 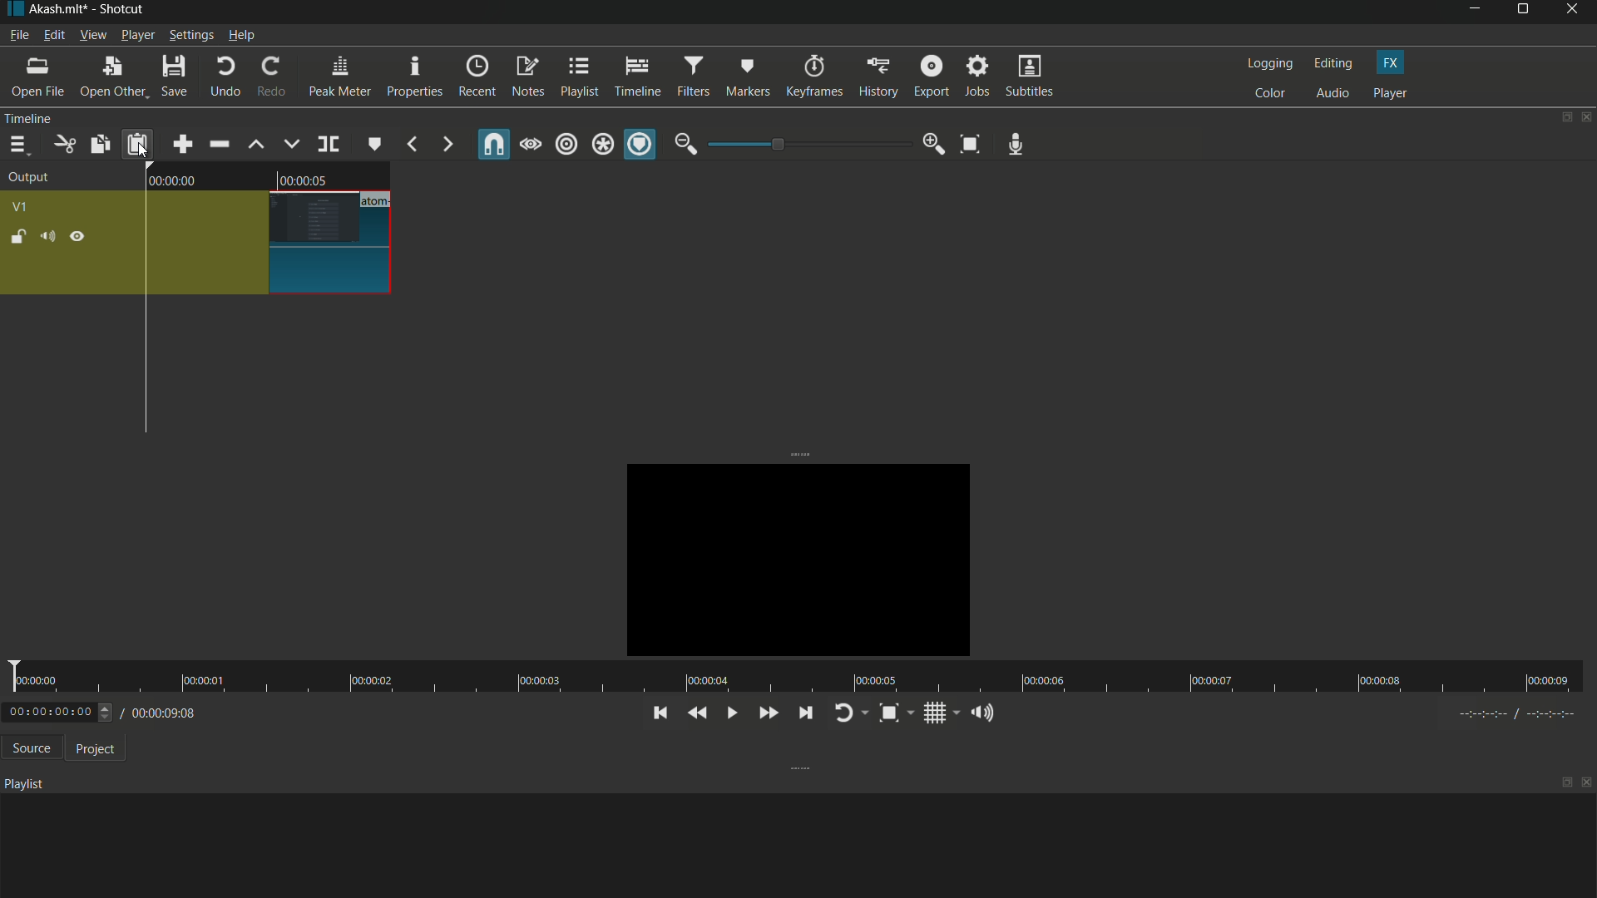 What do you see at coordinates (1566, 782) in the screenshot?
I see `maximize` at bounding box center [1566, 782].